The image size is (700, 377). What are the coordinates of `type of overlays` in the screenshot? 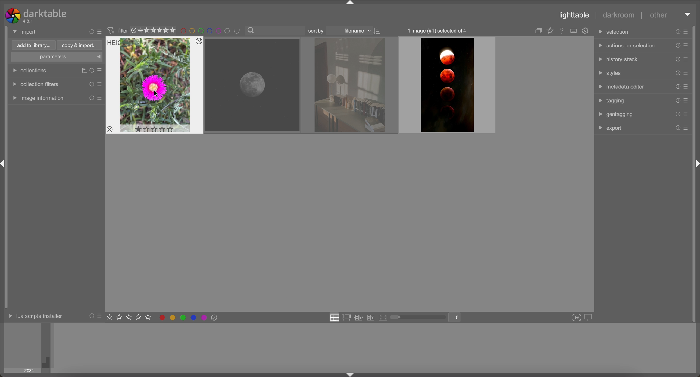 It's located at (552, 31).